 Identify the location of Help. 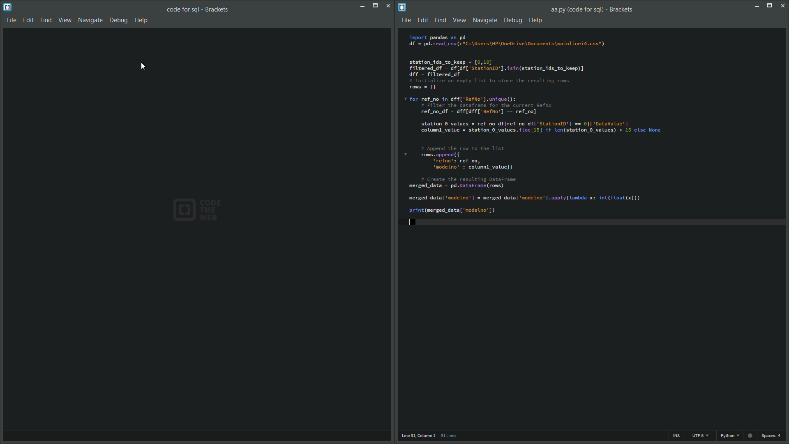
(537, 20).